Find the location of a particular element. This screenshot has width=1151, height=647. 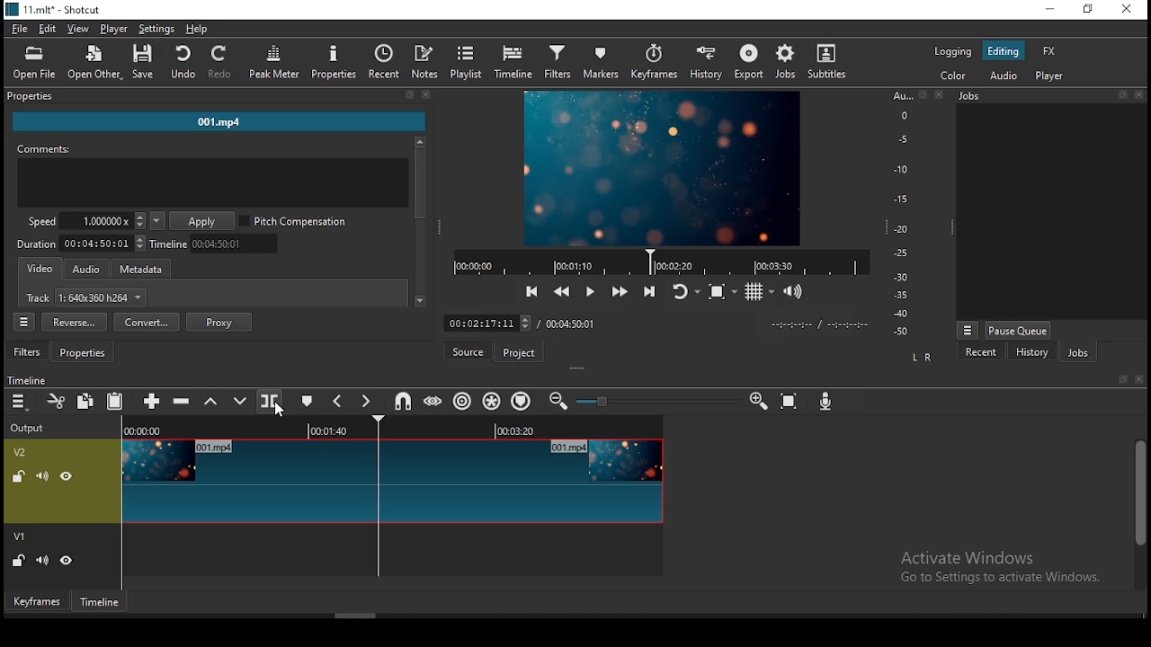

playback speed presets is located at coordinates (156, 221).